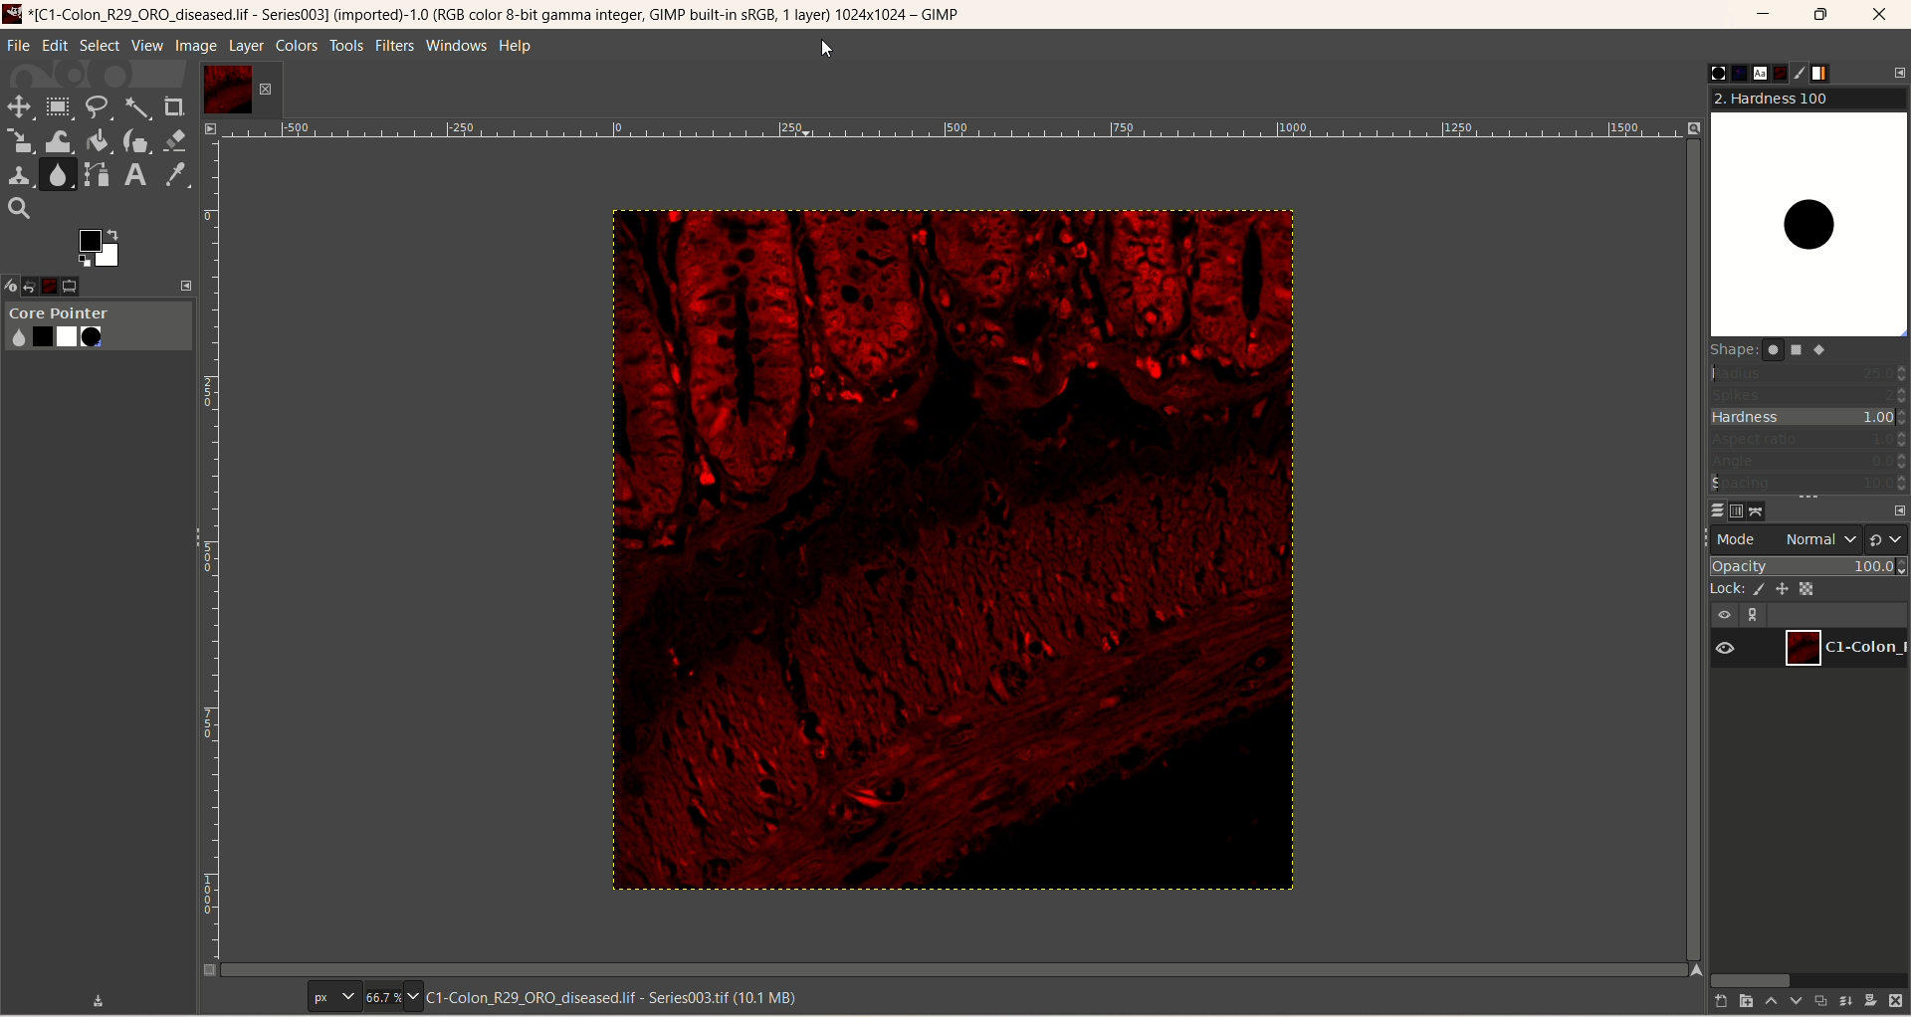 This screenshot has width=1911, height=1017. Describe the element at coordinates (1726, 613) in the screenshot. I see `visibility` at that location.